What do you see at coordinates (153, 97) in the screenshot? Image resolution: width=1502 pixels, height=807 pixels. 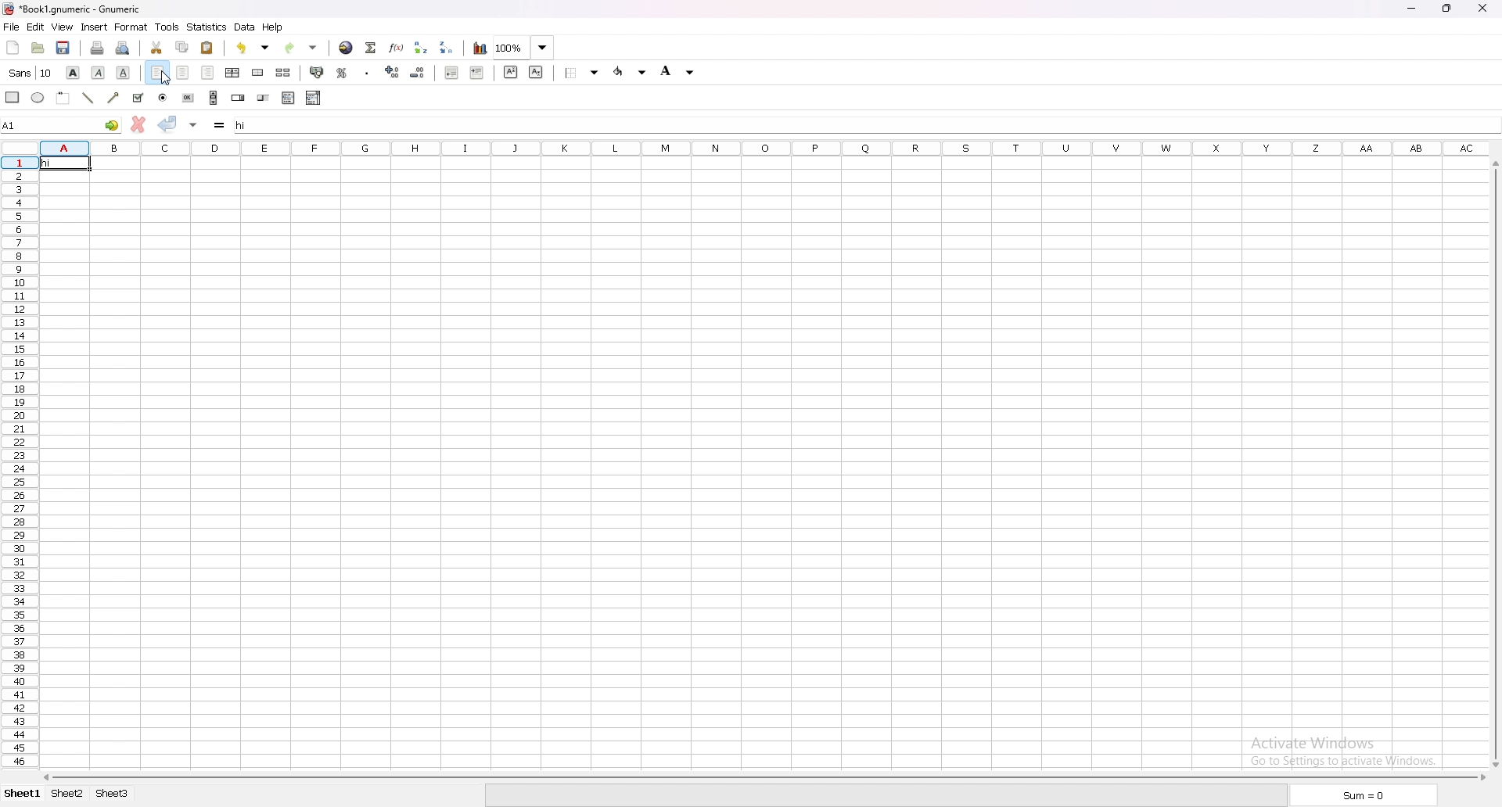 I see `align left` at bounding box center [153, 97].